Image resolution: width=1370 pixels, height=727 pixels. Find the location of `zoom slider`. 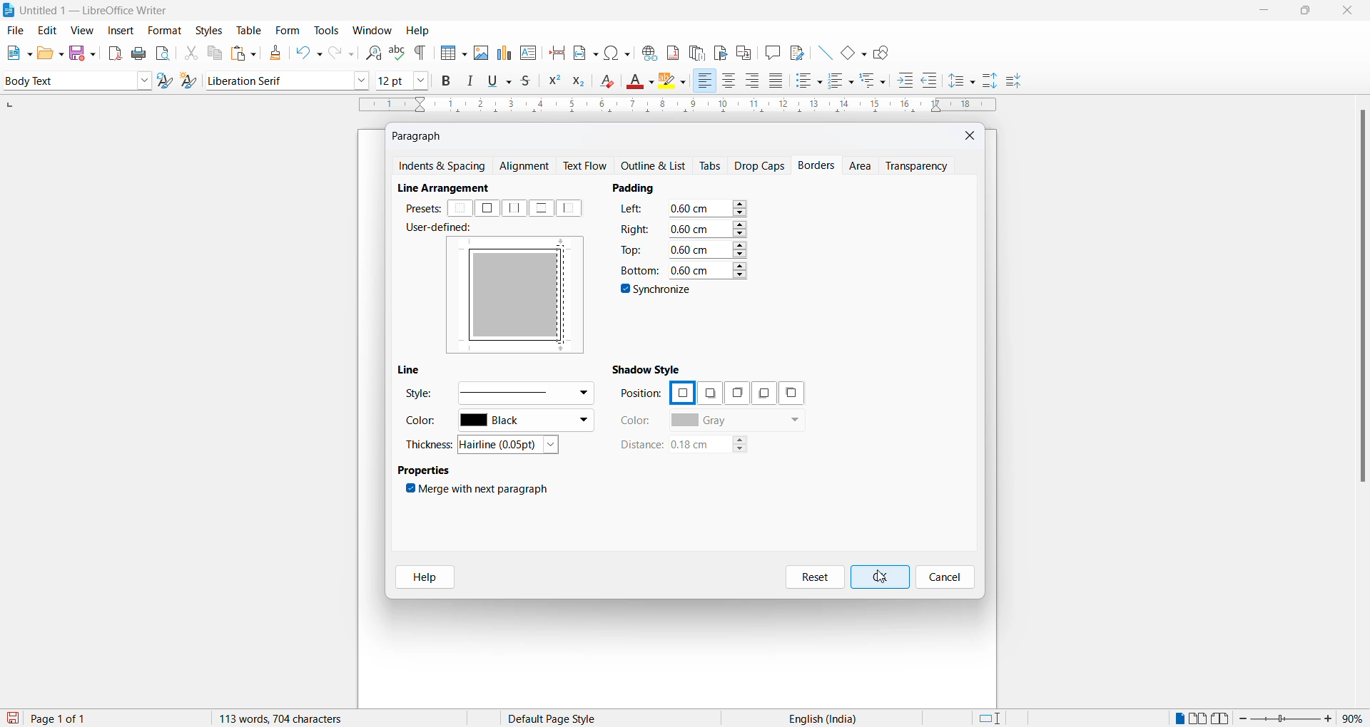

zoom slider is located at coordinates (1287, 718).